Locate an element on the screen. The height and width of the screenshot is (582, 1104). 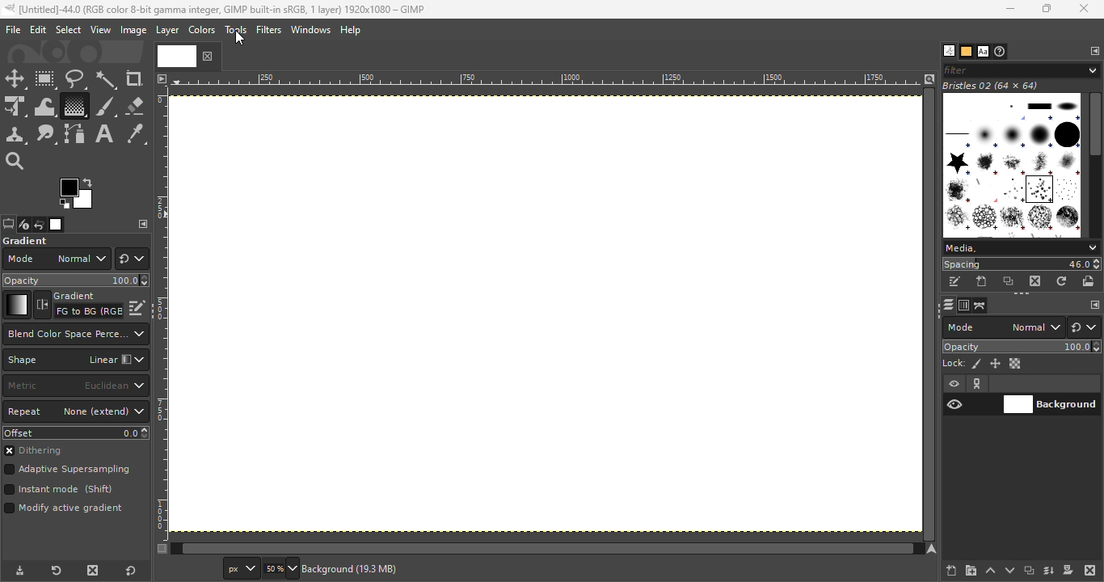
Current file is located at coordinates (188, 55).